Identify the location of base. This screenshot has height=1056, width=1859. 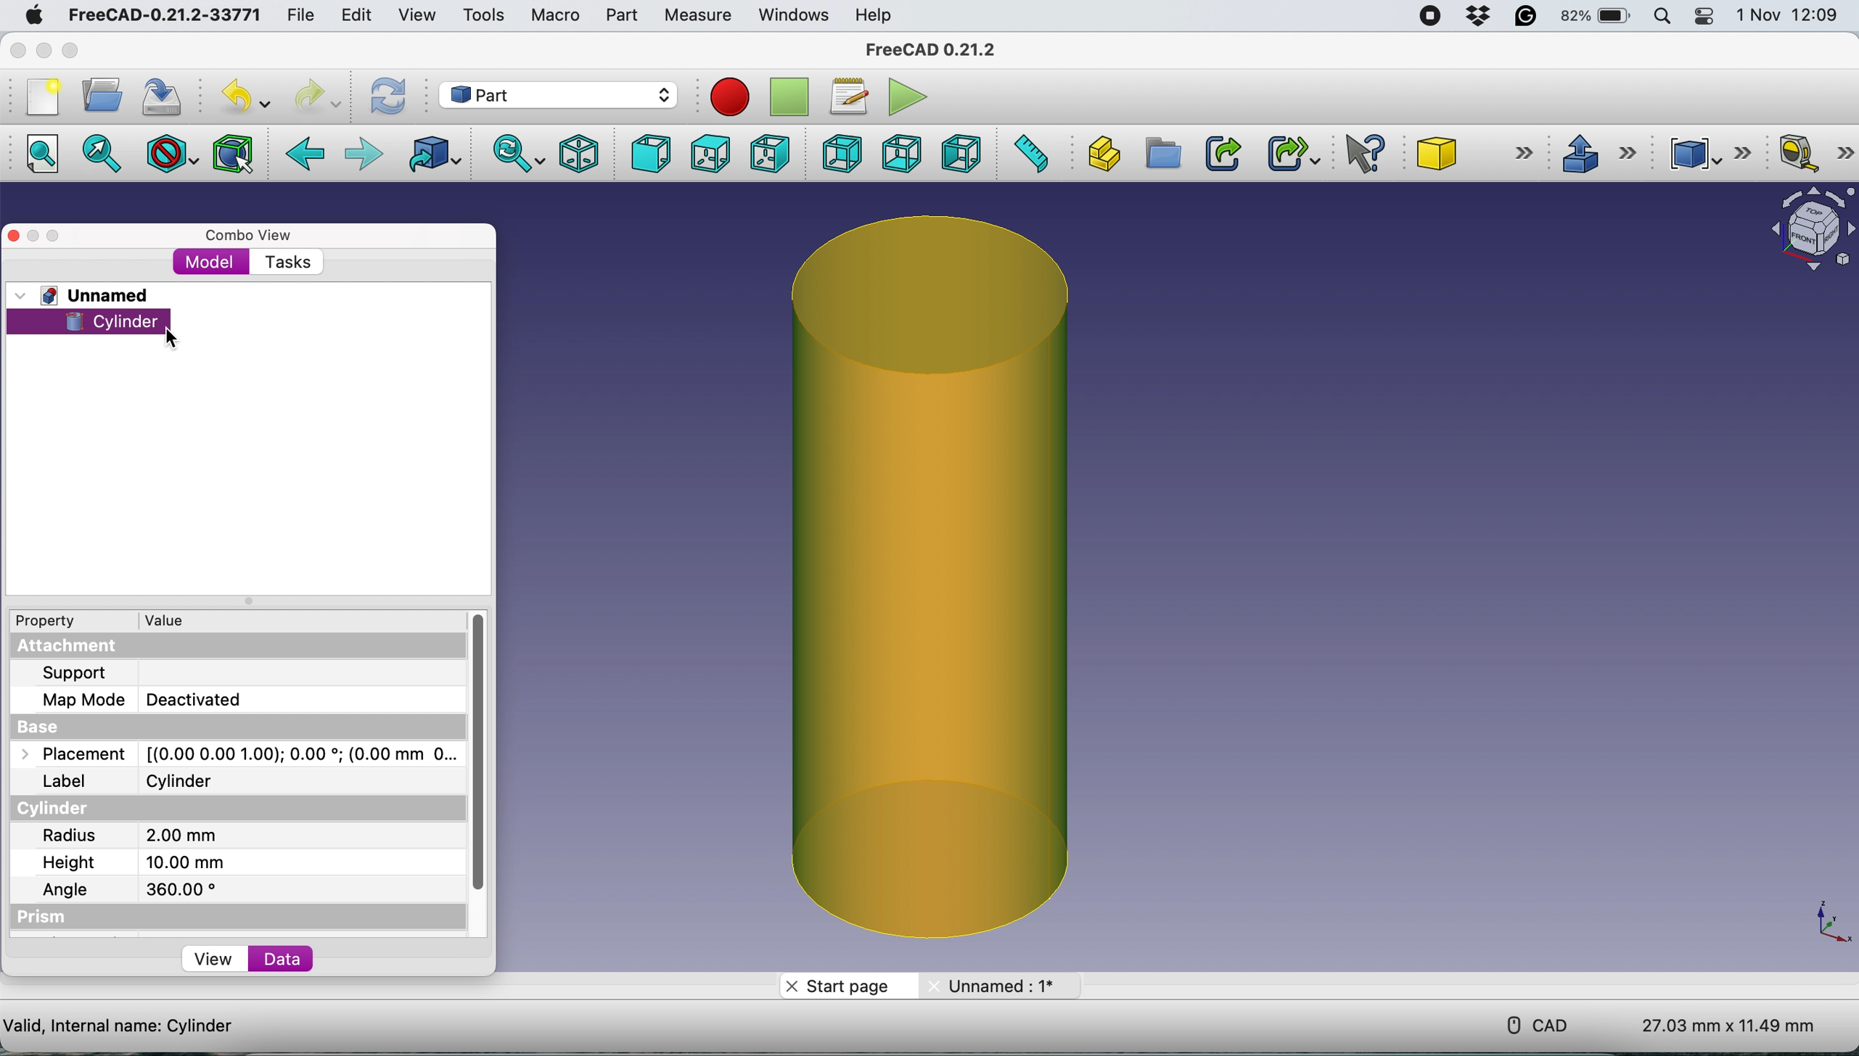
(38, 727).